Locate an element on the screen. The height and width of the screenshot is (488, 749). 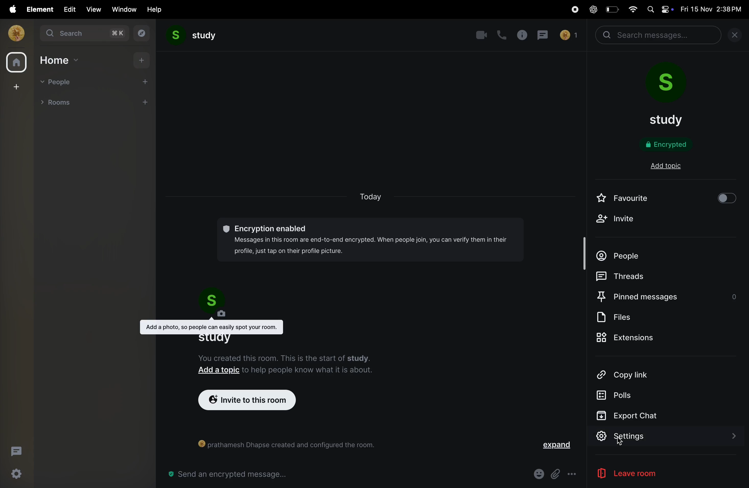
to help people know what it is about. is located at coordinates (308, 371).